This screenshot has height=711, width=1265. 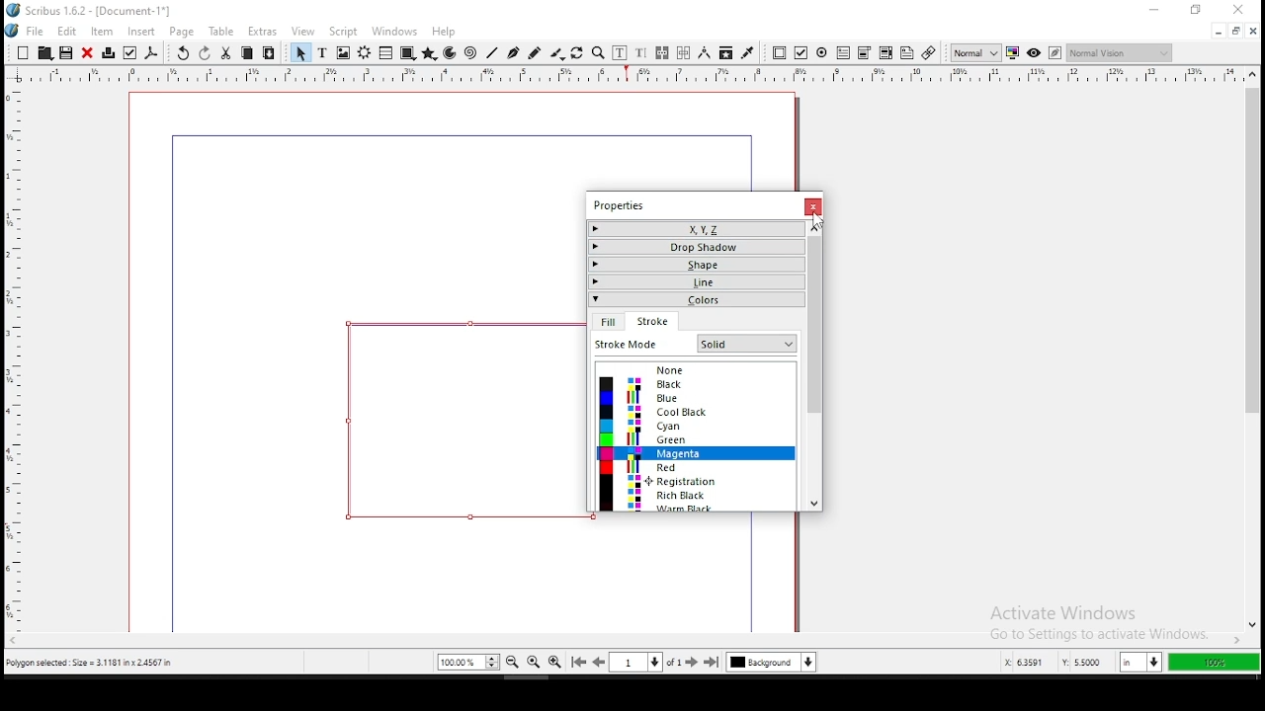 I want to click on black, so click(x=696, y=384).